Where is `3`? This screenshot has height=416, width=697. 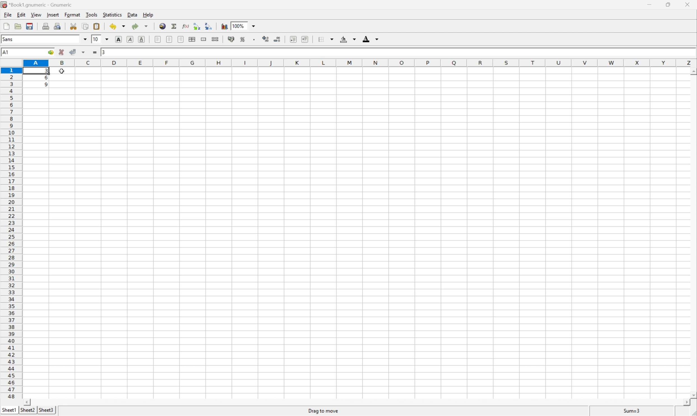 3 is located at coordinates (103, 52).